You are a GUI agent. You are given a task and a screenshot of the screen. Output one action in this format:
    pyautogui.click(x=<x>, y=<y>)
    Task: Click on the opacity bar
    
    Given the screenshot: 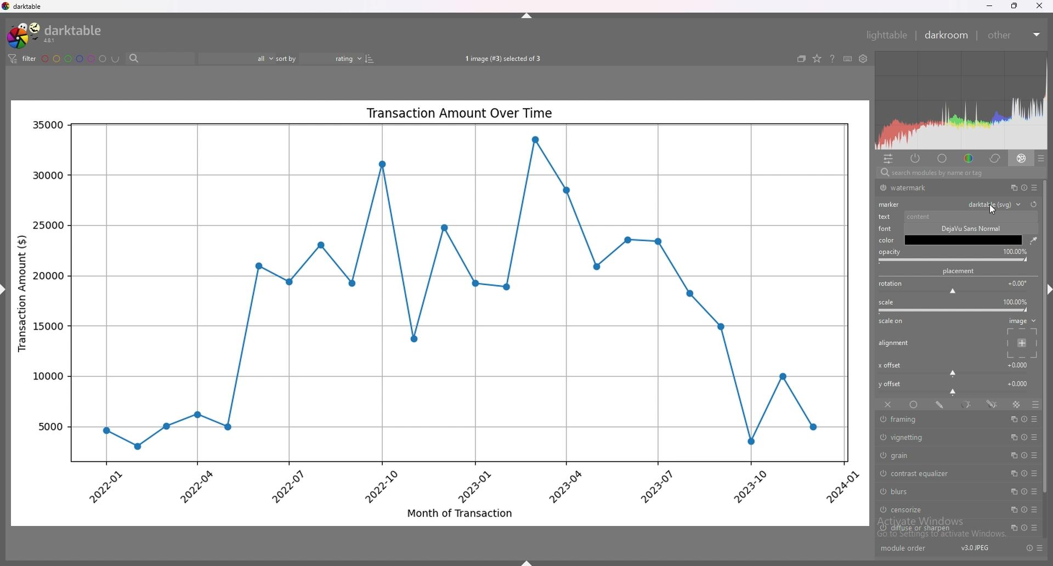 What is the action you would take?
    pyautogui.click(x=953, y=261)
    